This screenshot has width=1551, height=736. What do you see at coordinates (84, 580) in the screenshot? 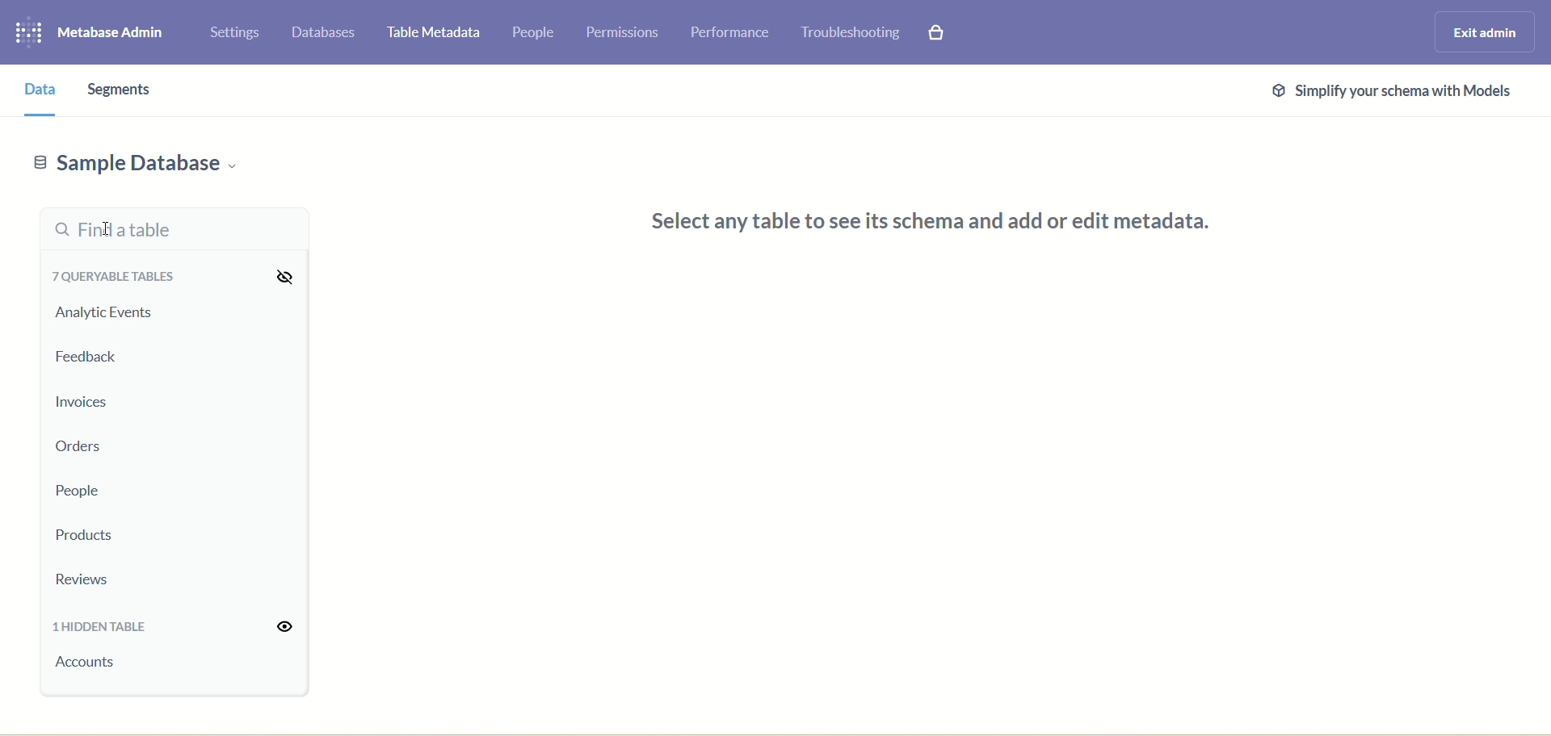
I see `reviews` at bounding box center [84, 580].